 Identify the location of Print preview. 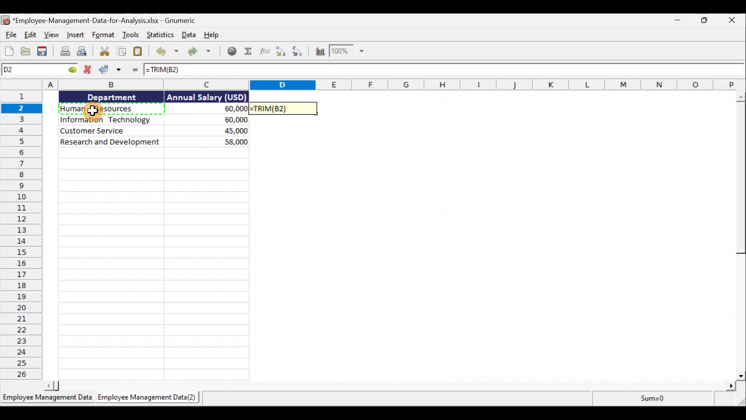
(83, 51).